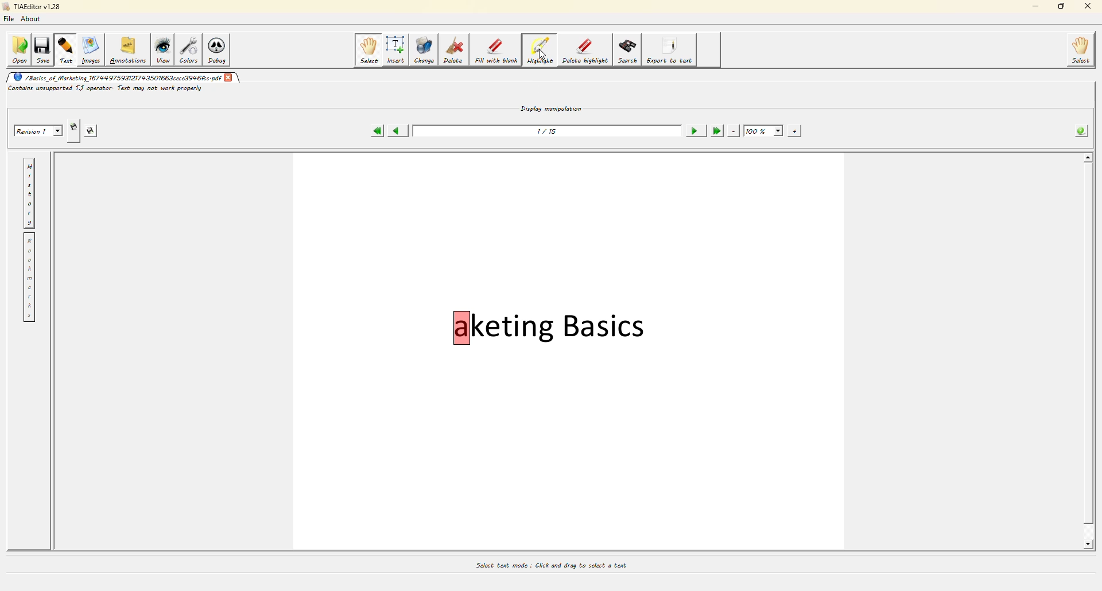 The width and height of the screenshot is (1102, 591). Describe the element at coordinates (541, 55) in the screenshot. I see `cursor` at that location.